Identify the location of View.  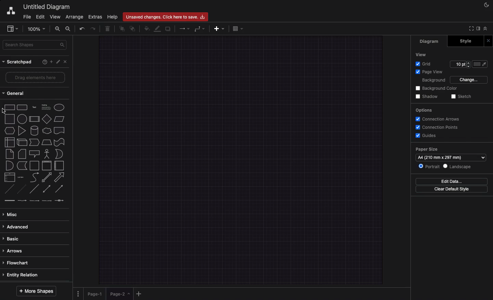
(422, 55).